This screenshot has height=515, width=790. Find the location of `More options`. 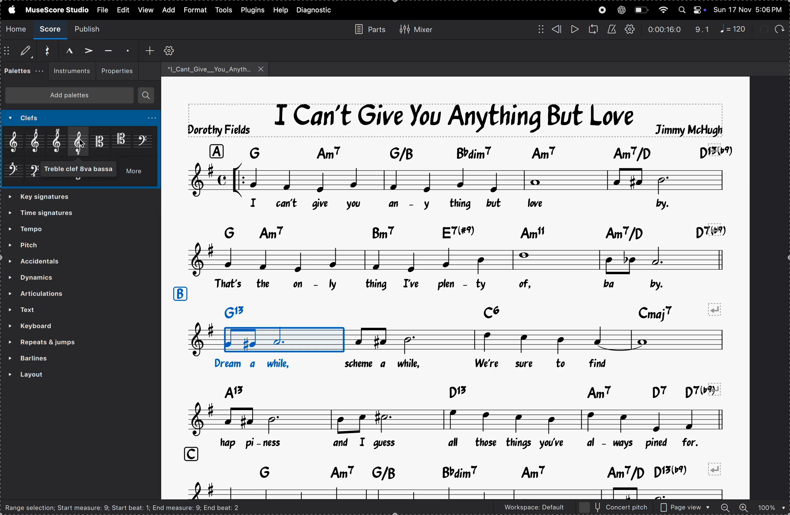

More options is located at coordinates (149, 119).